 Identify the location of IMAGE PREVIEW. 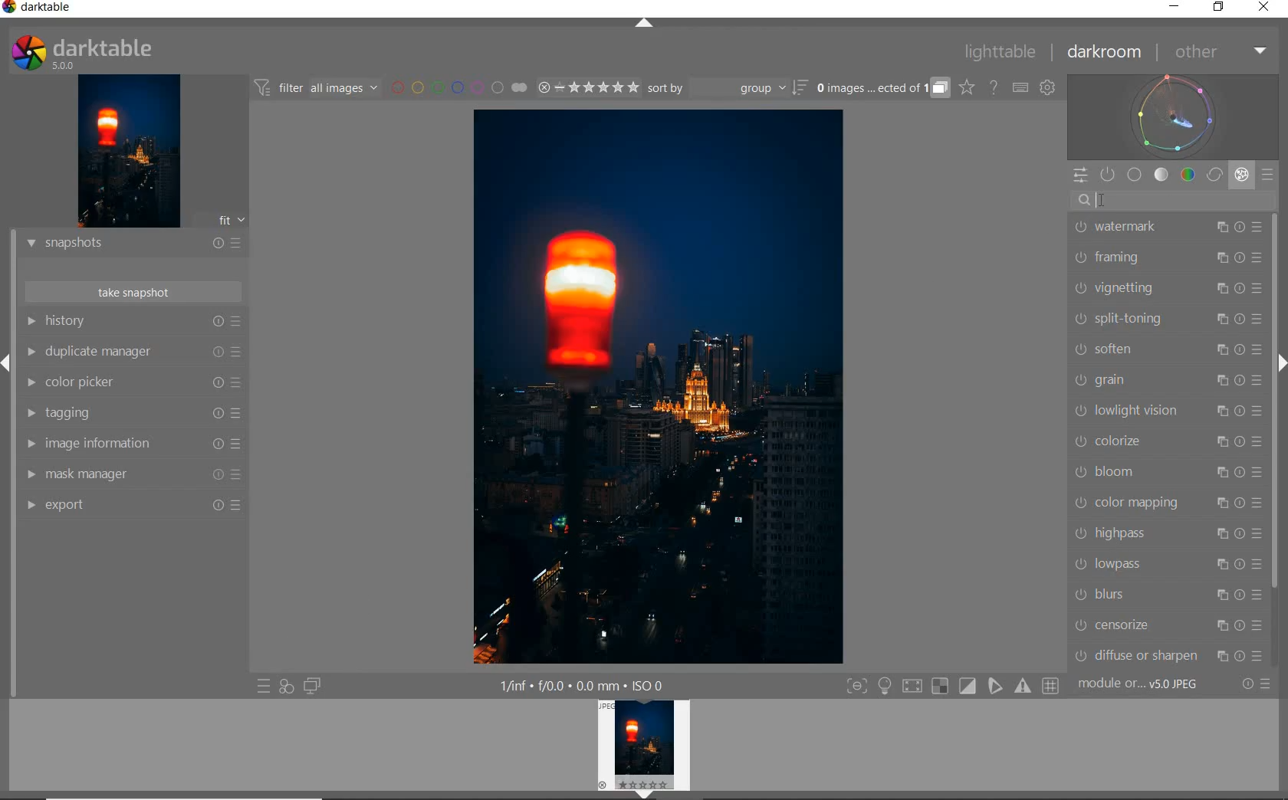
(129, 150).